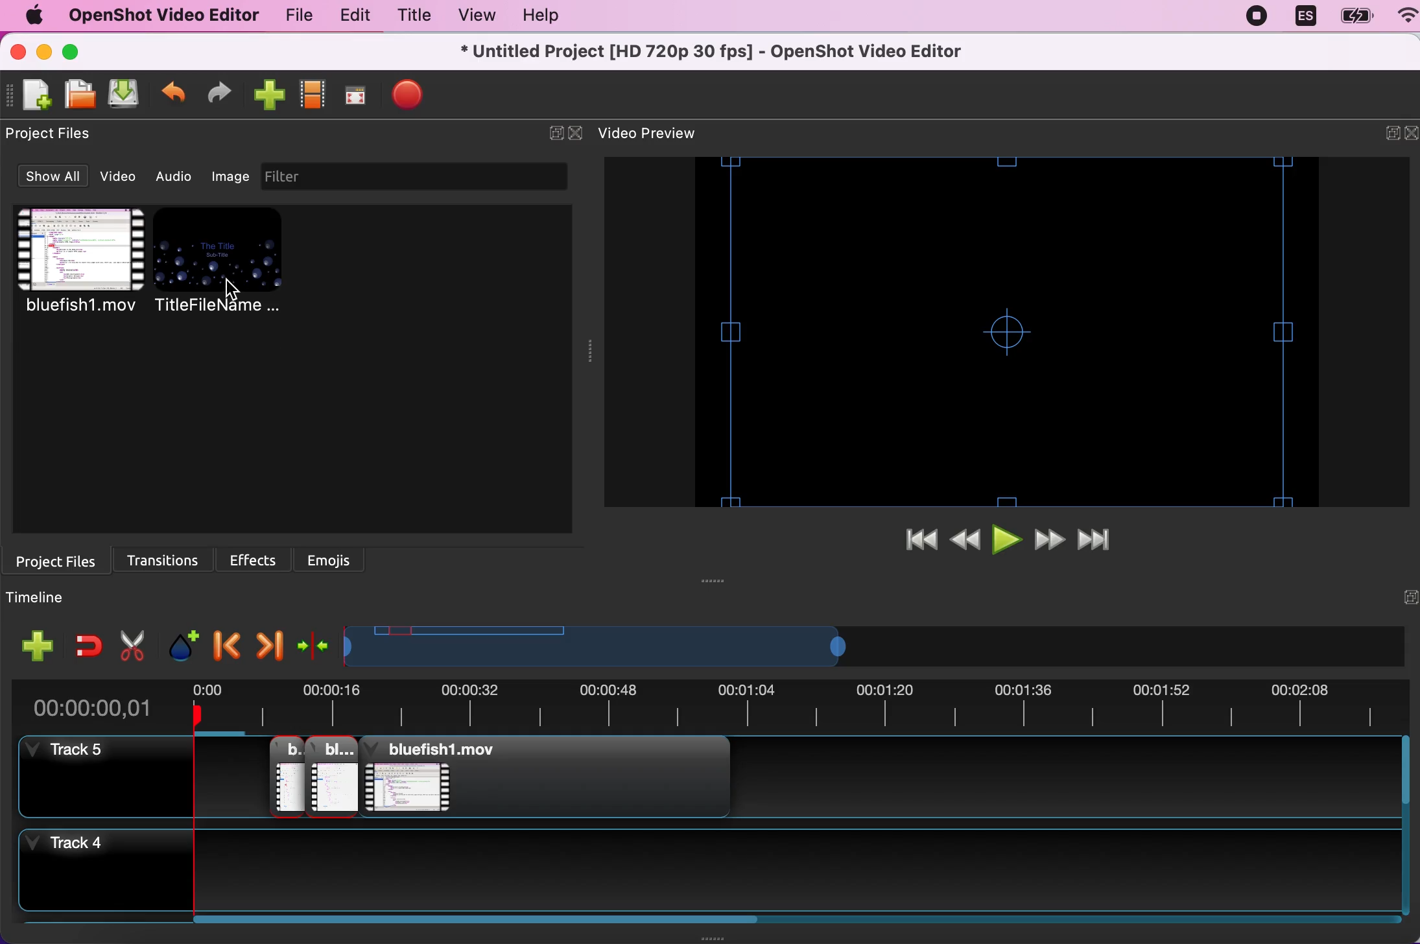 The height and width of the screenshot is (944, 1420). What do you see at coordinates (43, 53) in the screenshot?
I see `minimize` at bounding box center [43, 53].